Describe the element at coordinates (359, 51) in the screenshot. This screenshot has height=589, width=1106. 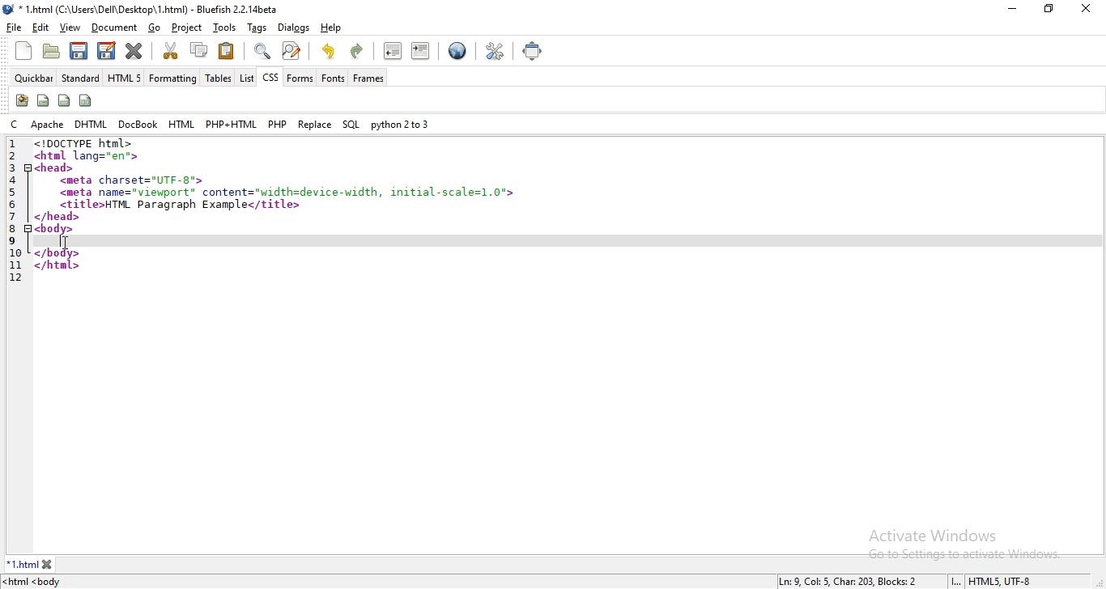
I see `redo` at that location.